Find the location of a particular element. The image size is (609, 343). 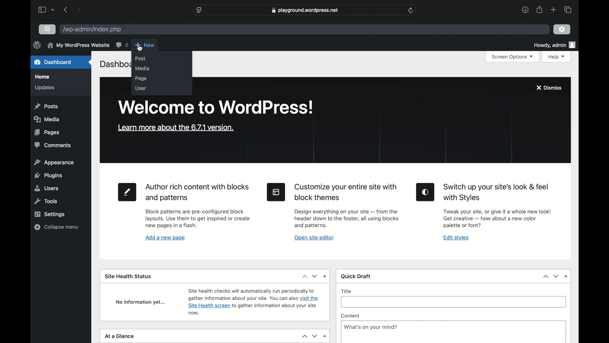

posts is located at coordinates (47, 106).